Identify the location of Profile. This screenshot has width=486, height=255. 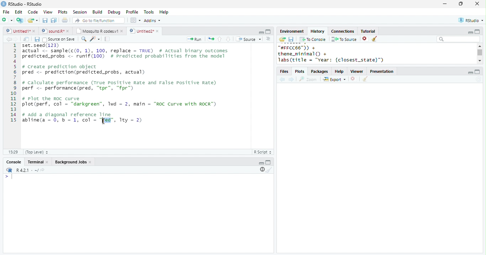
(132, 12).